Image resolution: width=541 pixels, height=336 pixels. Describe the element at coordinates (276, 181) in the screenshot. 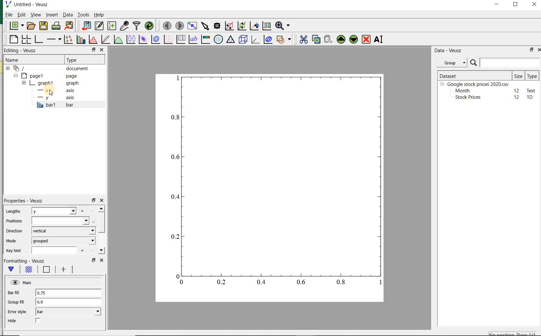

I see `graph` at that location.